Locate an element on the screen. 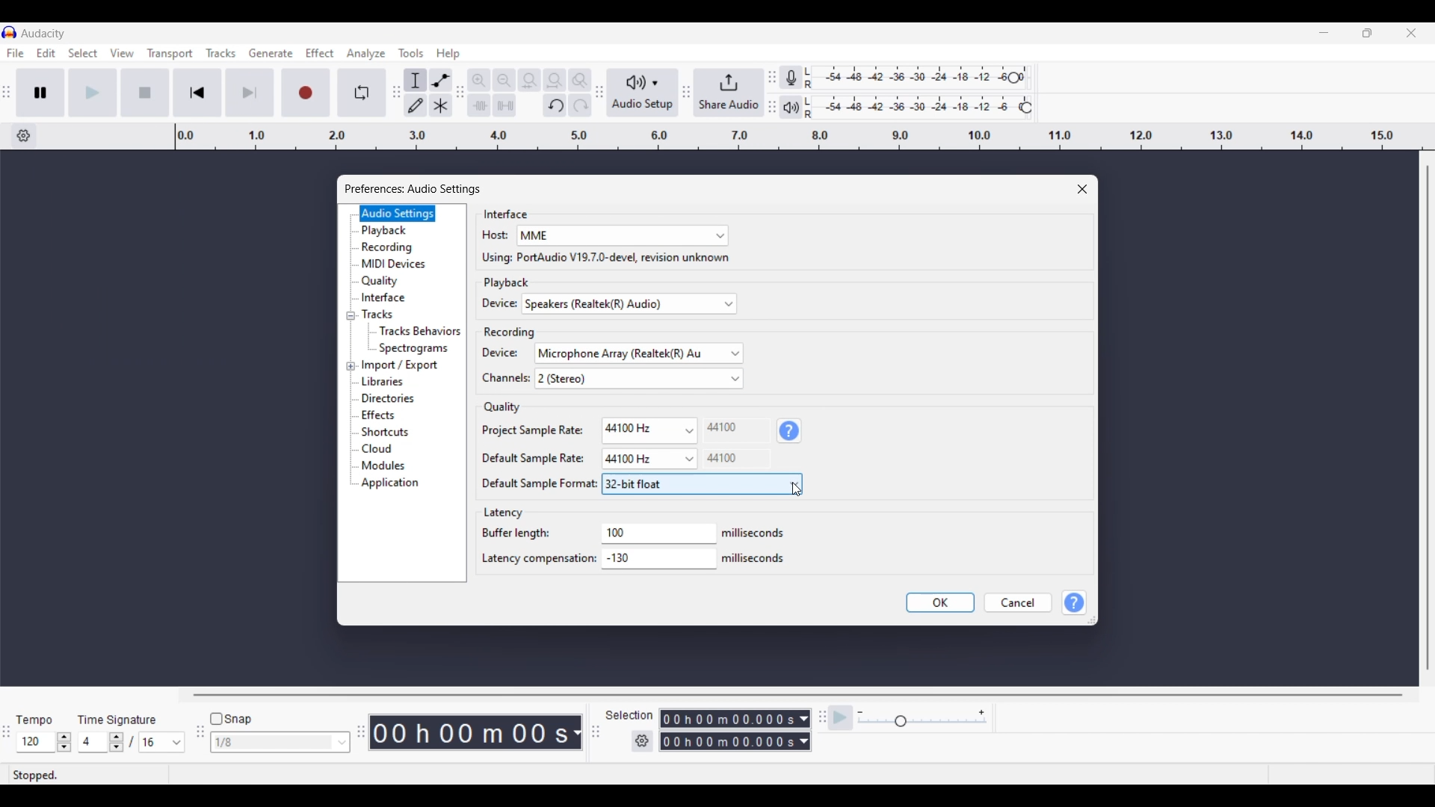 The width and height of the screenshot is (1435, 807). Buffer length: is located at coordinates (516, 534).